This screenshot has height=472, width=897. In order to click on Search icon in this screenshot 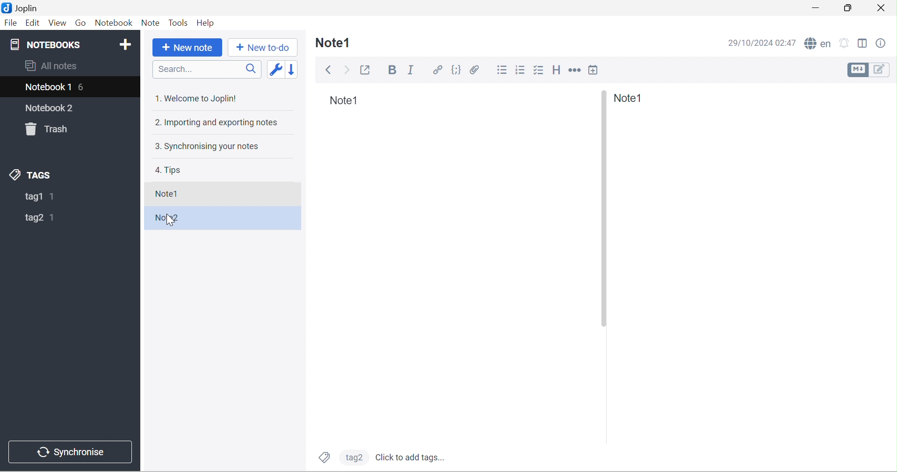, I will do `click(250, 69)`.